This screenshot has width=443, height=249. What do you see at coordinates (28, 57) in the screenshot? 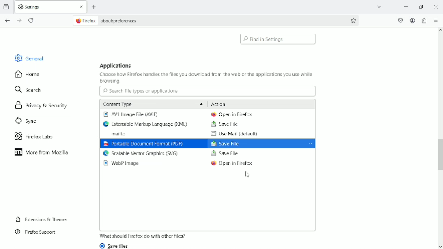
I see `General` at bounding box center [28, 57].